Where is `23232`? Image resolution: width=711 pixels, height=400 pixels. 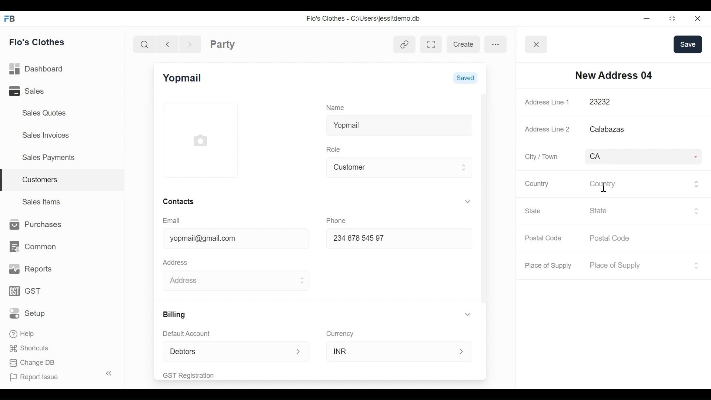 23232 is located at coordinates (636, 102).